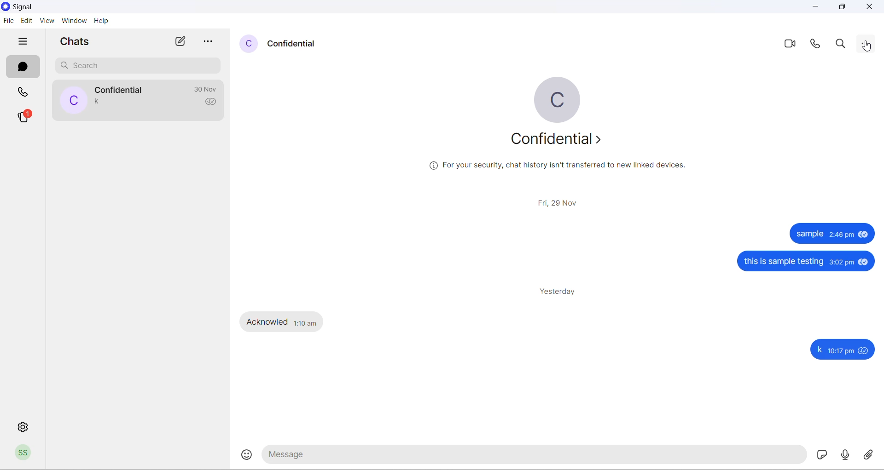 This screenshot has height=470, width=884. Describe the element at coordinates (120, 89) in the screenshot. I see `contact name` at that location.